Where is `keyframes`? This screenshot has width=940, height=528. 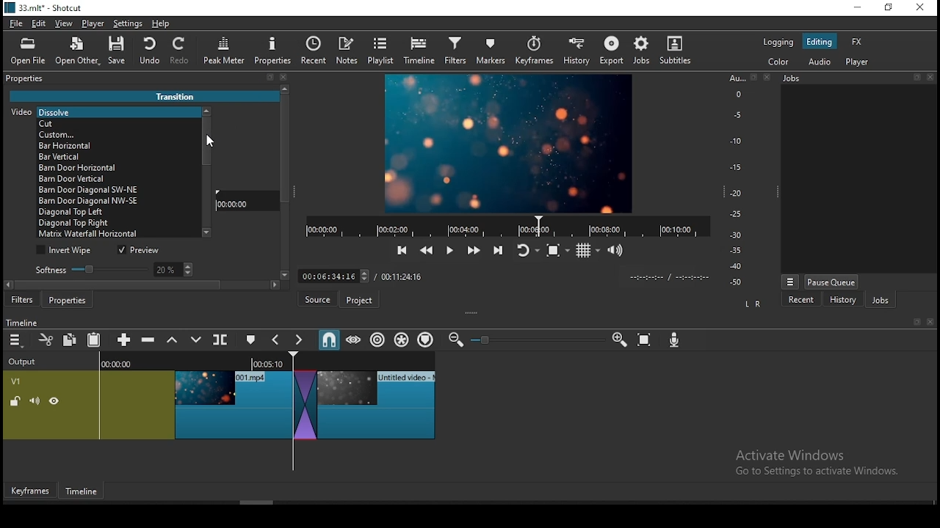 keyframes is located at coordinates (534, 51).